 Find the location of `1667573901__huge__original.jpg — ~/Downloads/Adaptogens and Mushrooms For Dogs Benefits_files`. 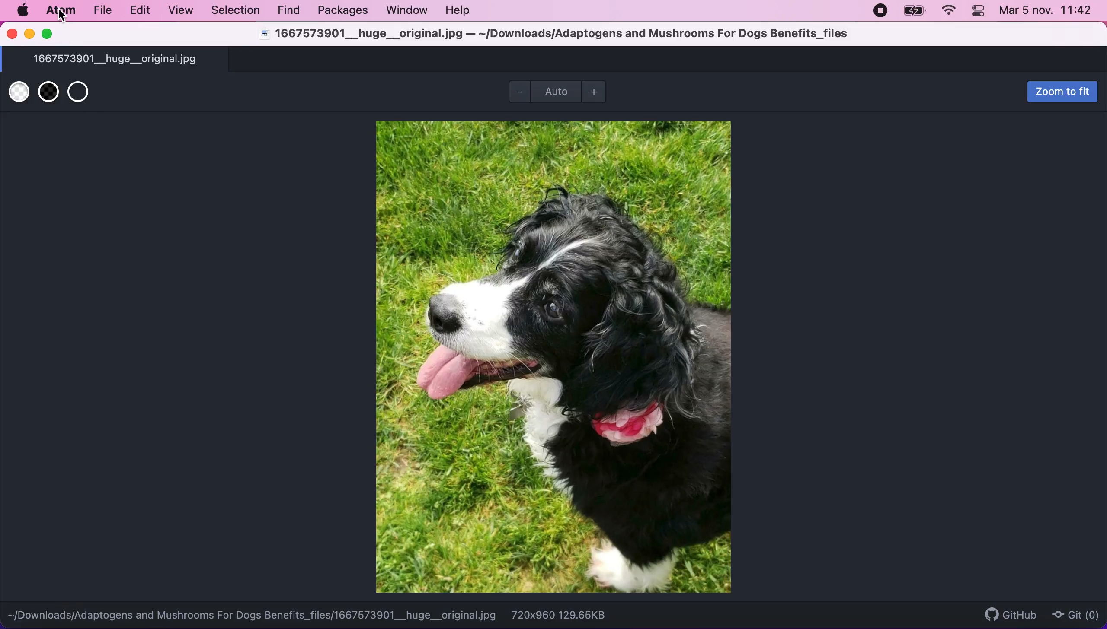

1667573901__huge__original.jpg — ~/Downloads/Adaptogens and Mushrooms For Dogs Benefits_files is located at coordinates (552, 35).